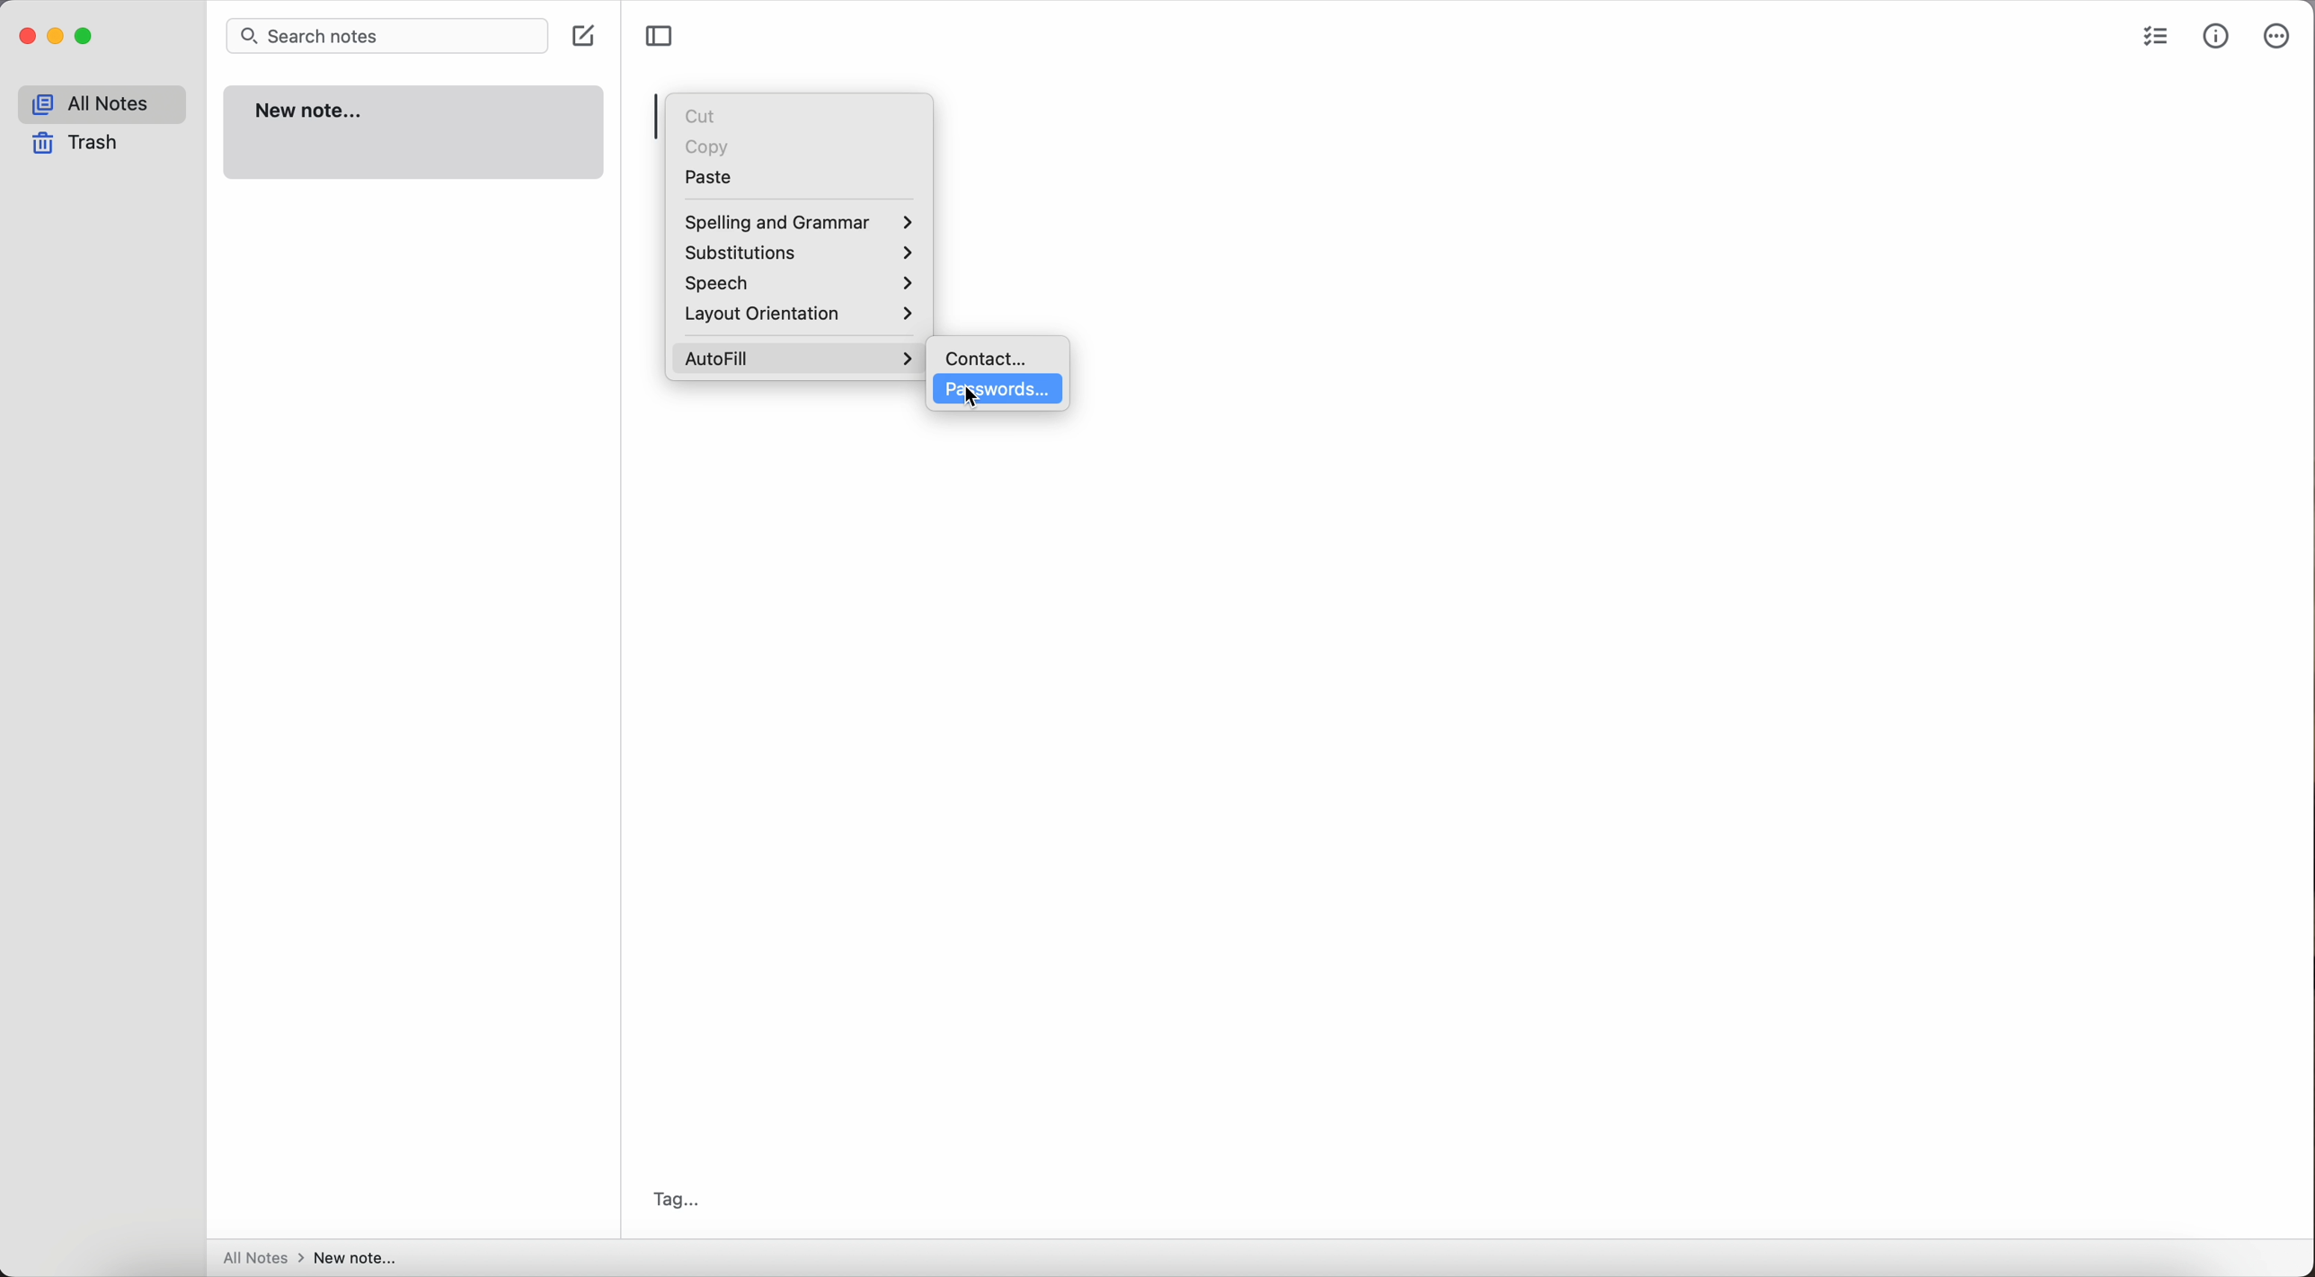 The height and width of the screenshot is (1277, 2315). What do you see at coordinates (87, 36) in the screenshot?
I see `maximize` at bounding box center [87, 36].